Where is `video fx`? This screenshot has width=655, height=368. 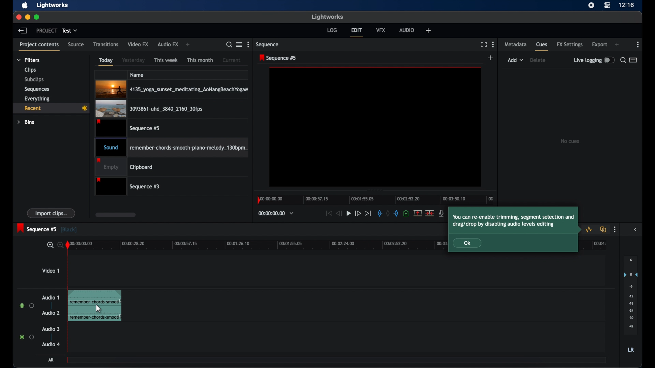
video fx is located at coordinates (138, 44).